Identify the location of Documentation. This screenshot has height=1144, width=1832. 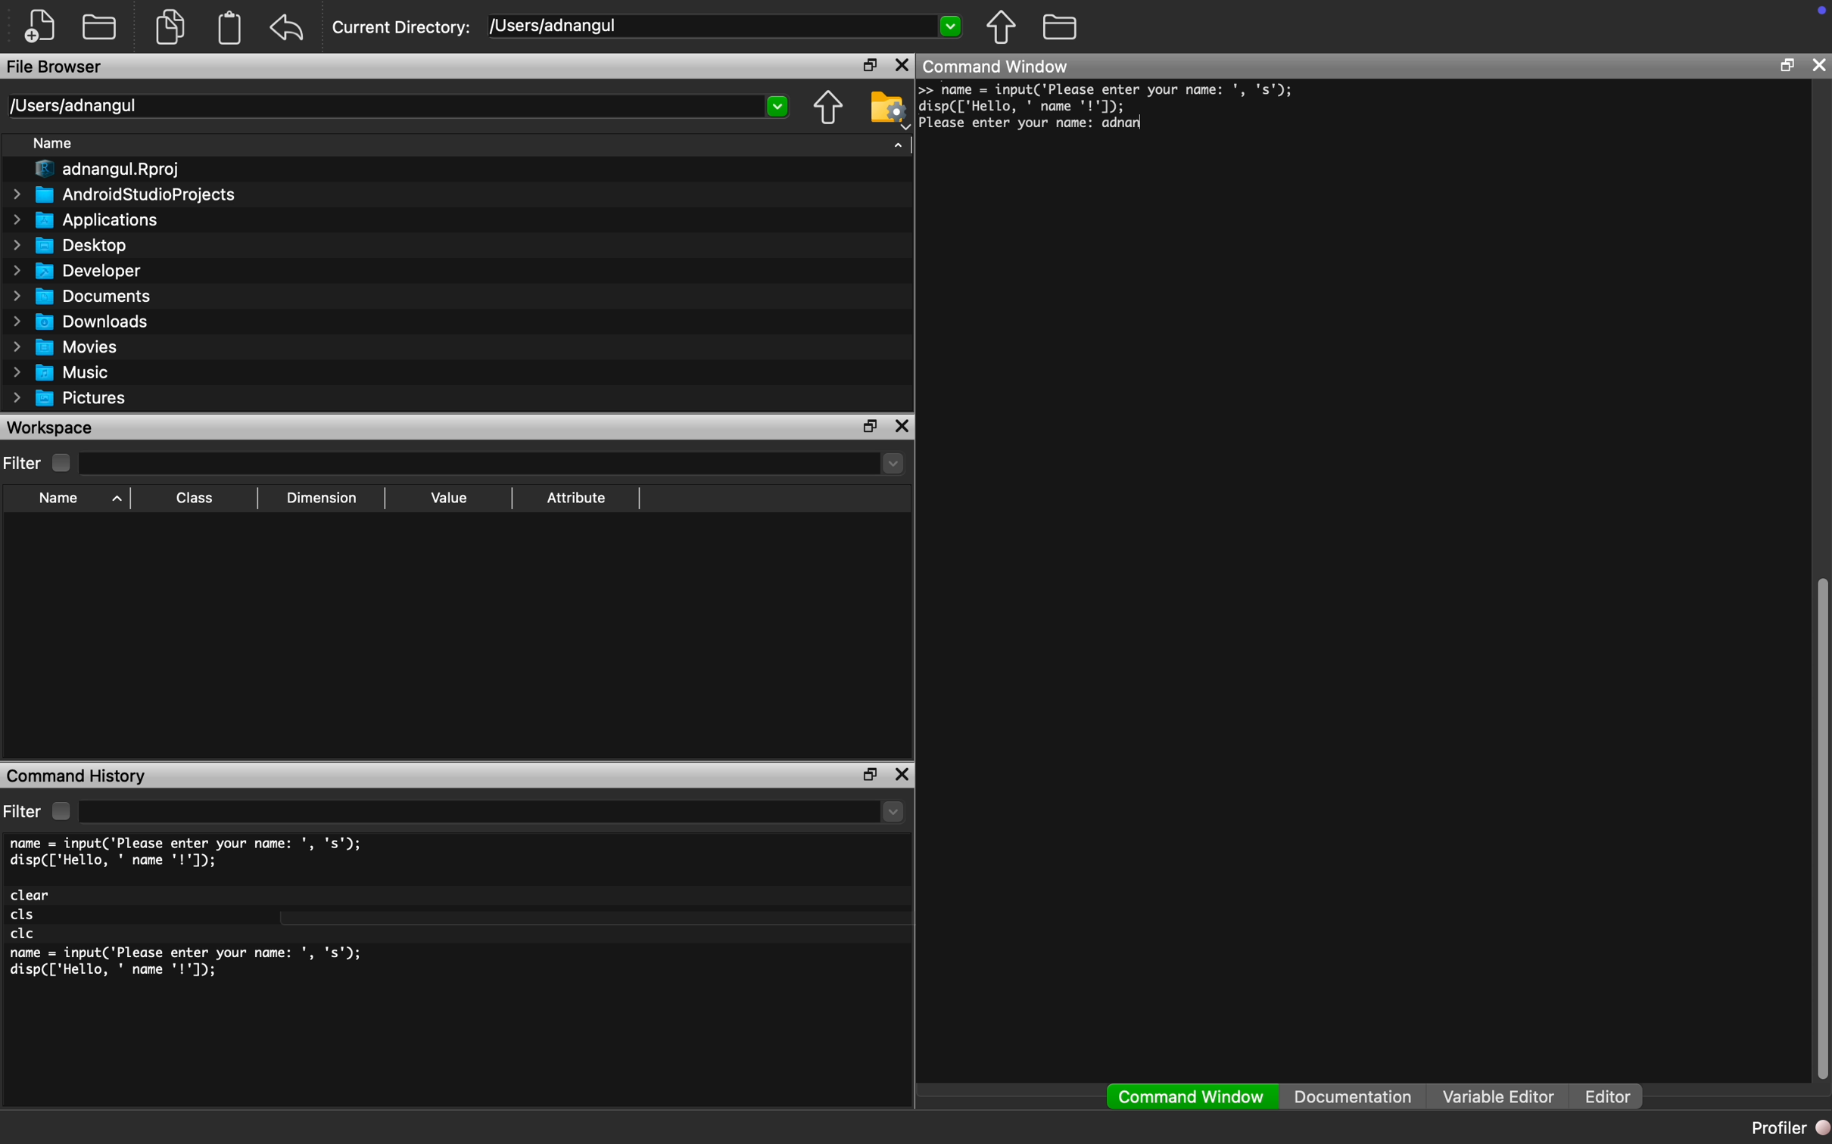
(1353, 1096).